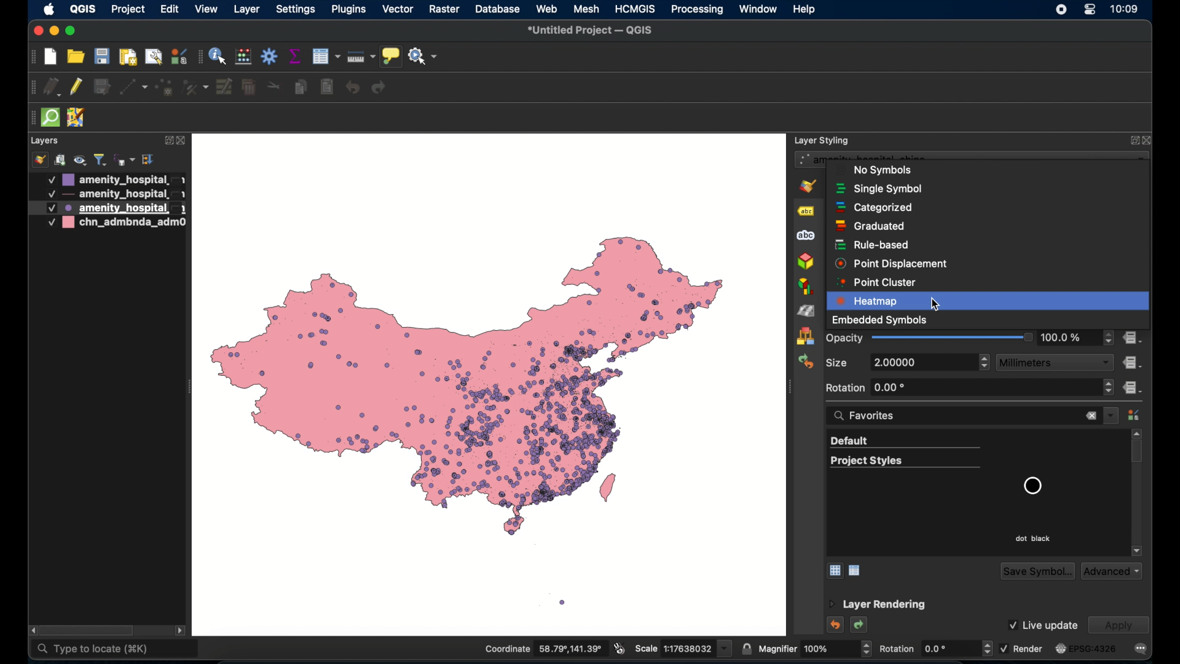 Image resolution: width=1180 pixels, height=664 pixels. Describe the element at coordinates (804, 336) in the screenshot. I see `style manager` at that location.